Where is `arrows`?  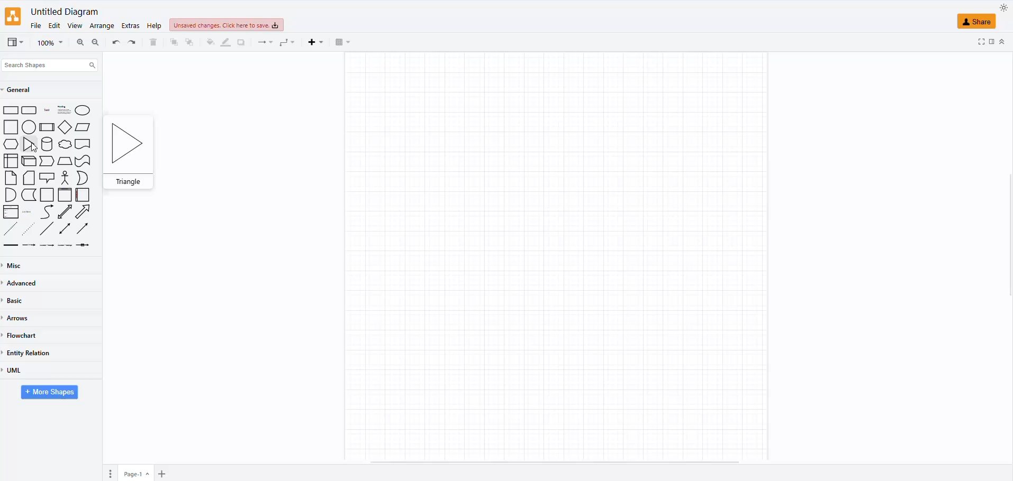
arrows is located at coordinates (21, 318).